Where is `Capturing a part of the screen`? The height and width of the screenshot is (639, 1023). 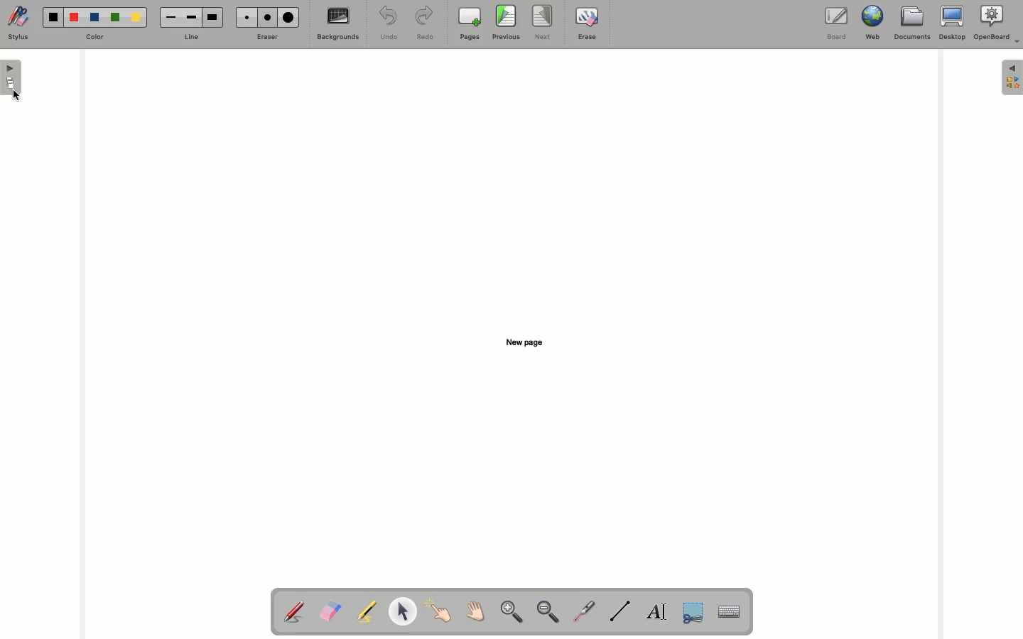 Capturing a part of the screen is located at coordinates (695, 611).